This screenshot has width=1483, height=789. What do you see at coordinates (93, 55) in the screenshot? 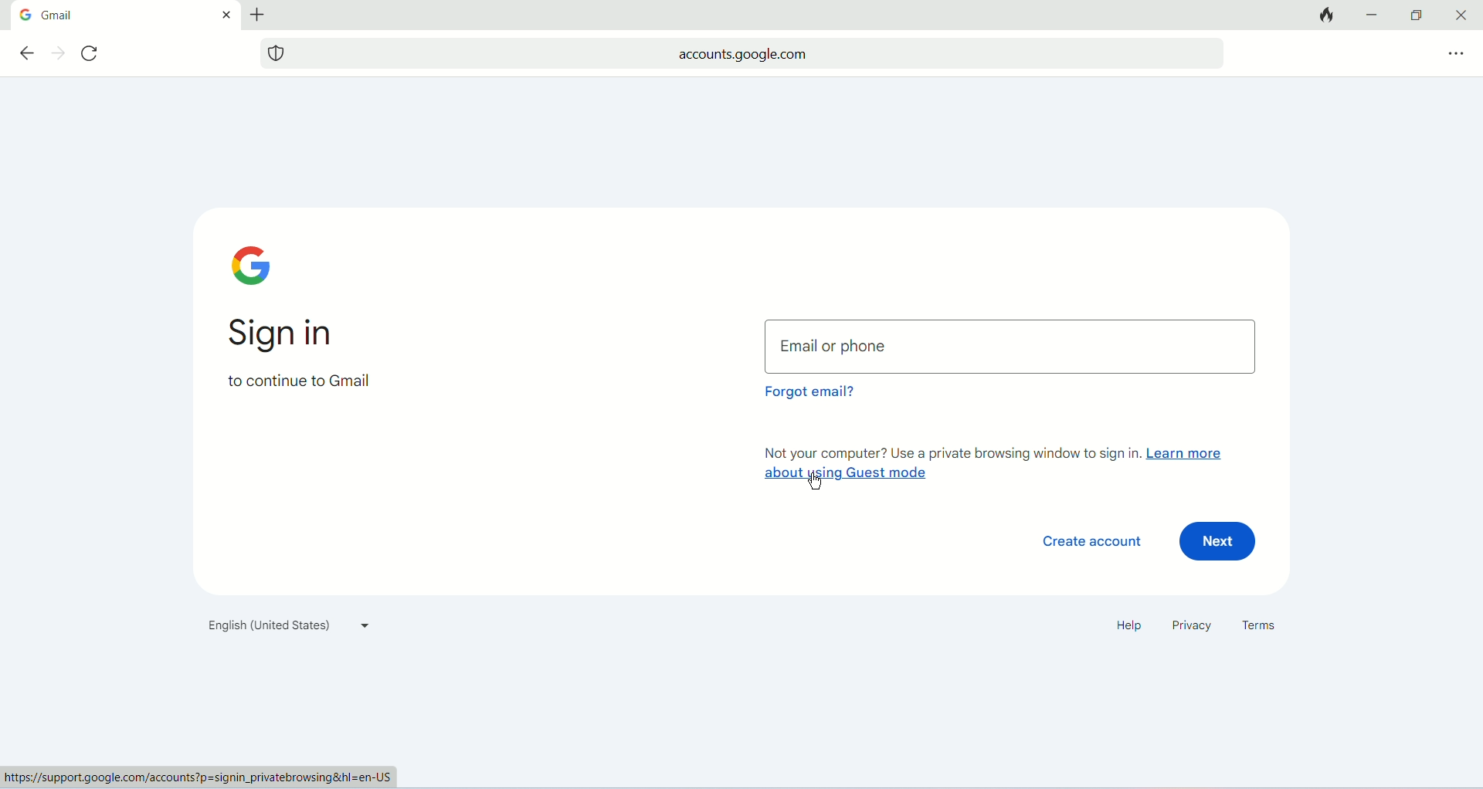
I see `refresh` at bounding box center [93, 55].